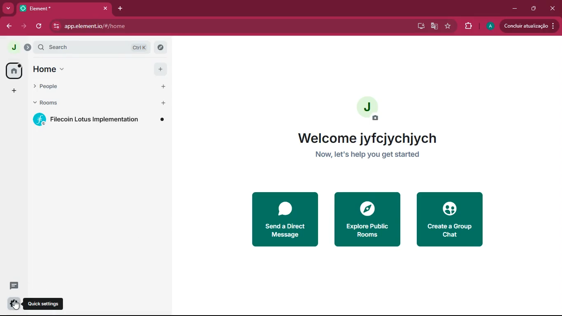 This screenshot has width=562, height=316. What do you see at coordinates (434, 26) in the screenshot?
I see `google translate` at bounding box center [434, 26].